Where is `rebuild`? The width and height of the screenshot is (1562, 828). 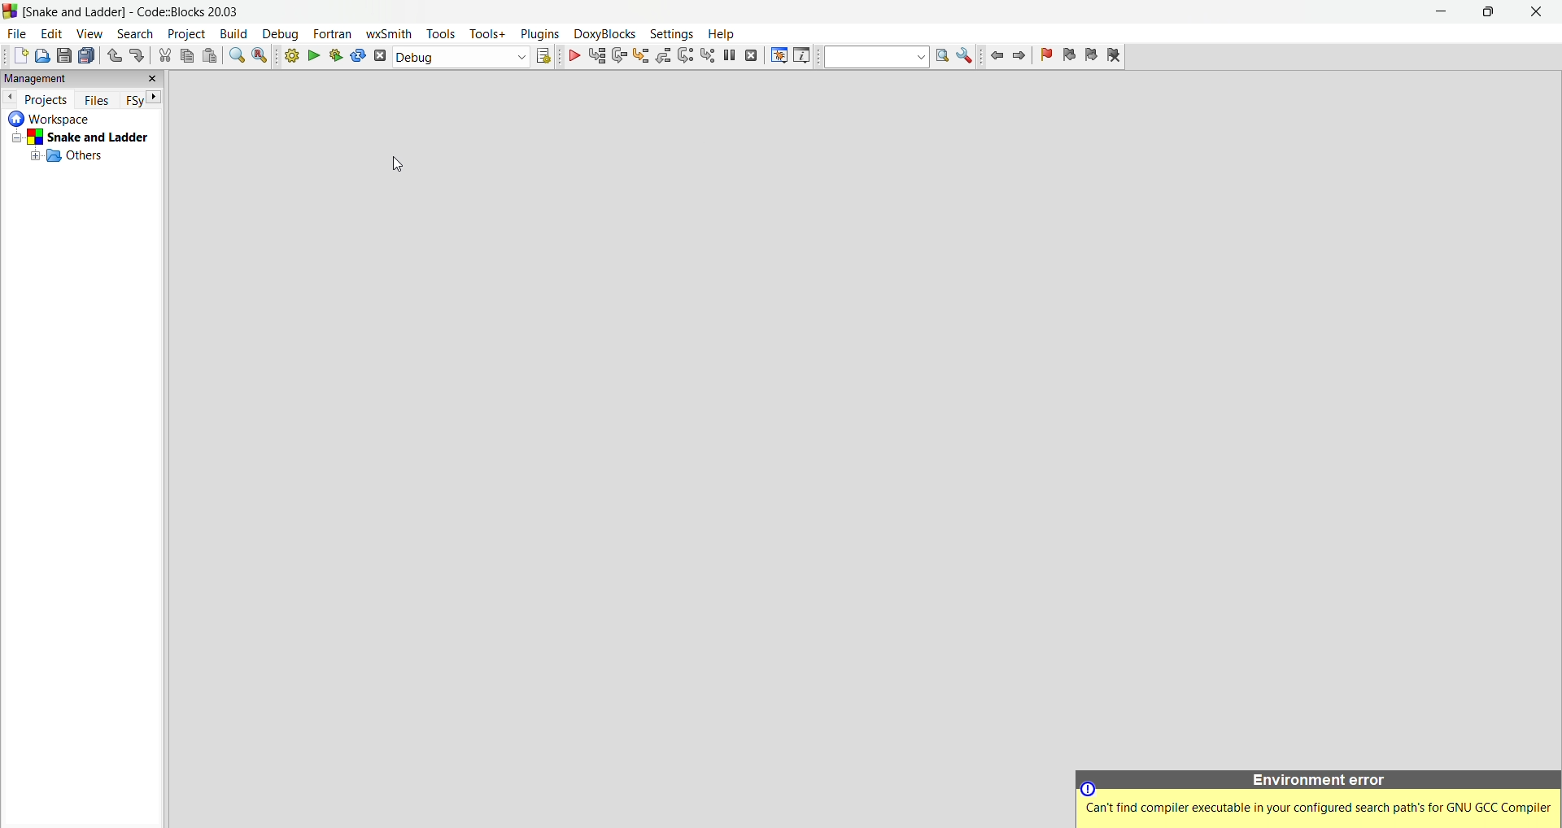 rebuild is located at coordinates (359, 58).